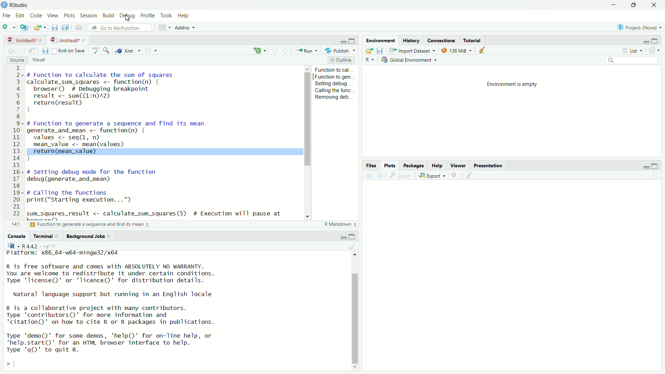 This screenshot has width=665, height=374. I want to click on connections, so click(441, 40).